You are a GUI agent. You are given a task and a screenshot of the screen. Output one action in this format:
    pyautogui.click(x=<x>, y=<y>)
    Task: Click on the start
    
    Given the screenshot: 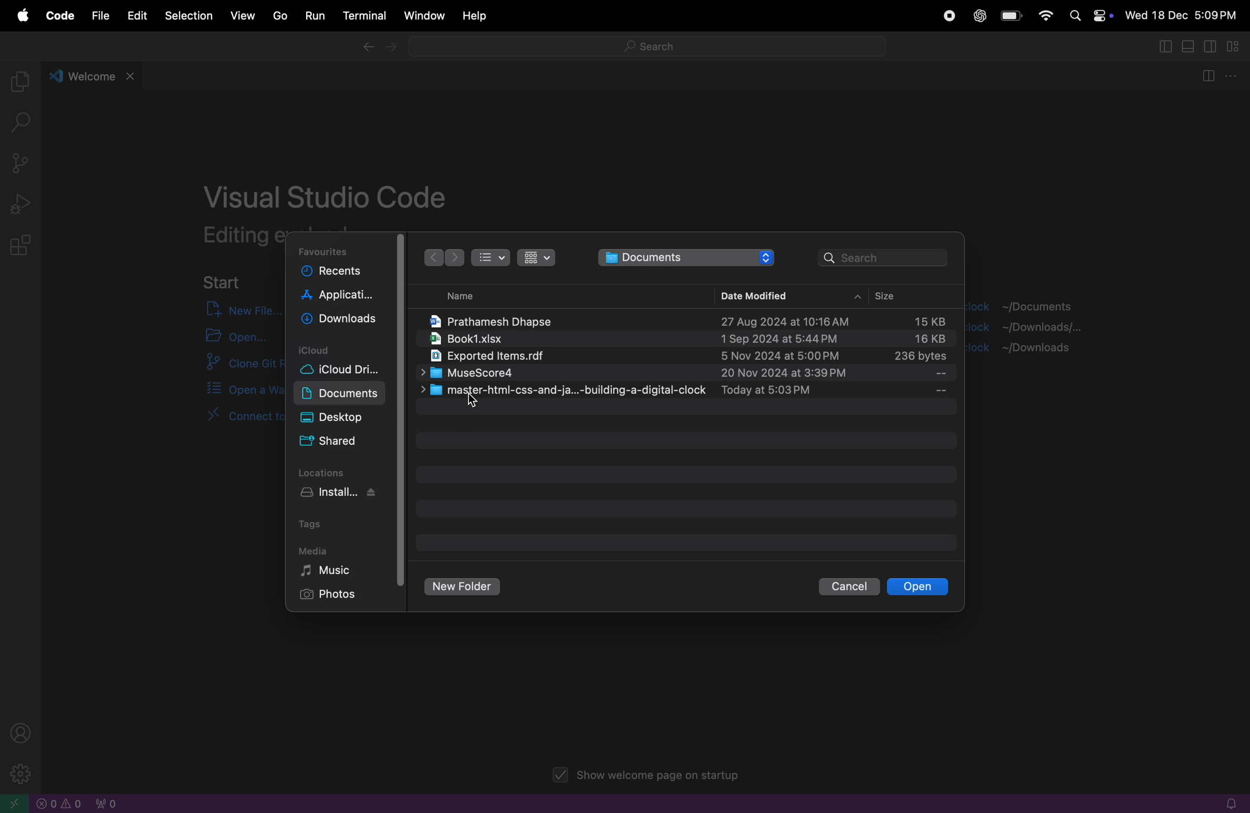 What is the action you would take?
    pyautogui.click(x=223, y=281)
    